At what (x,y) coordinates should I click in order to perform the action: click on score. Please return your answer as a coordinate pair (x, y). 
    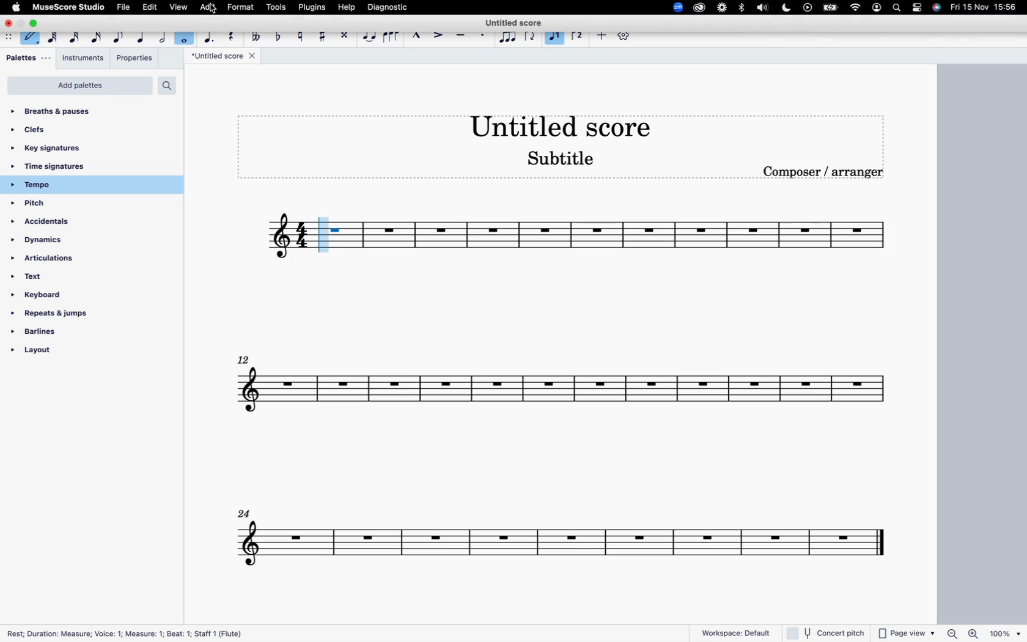
    Looking at the image, I should click on (632, 240).